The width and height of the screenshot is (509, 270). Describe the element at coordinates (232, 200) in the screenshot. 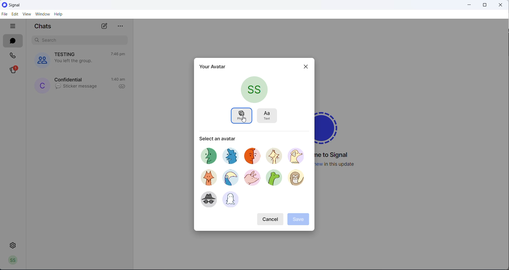

I see `avatar` at that location.